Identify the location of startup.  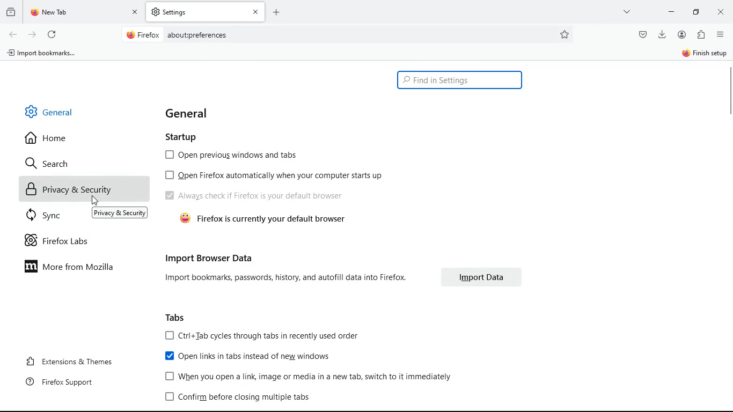
(182, 136).